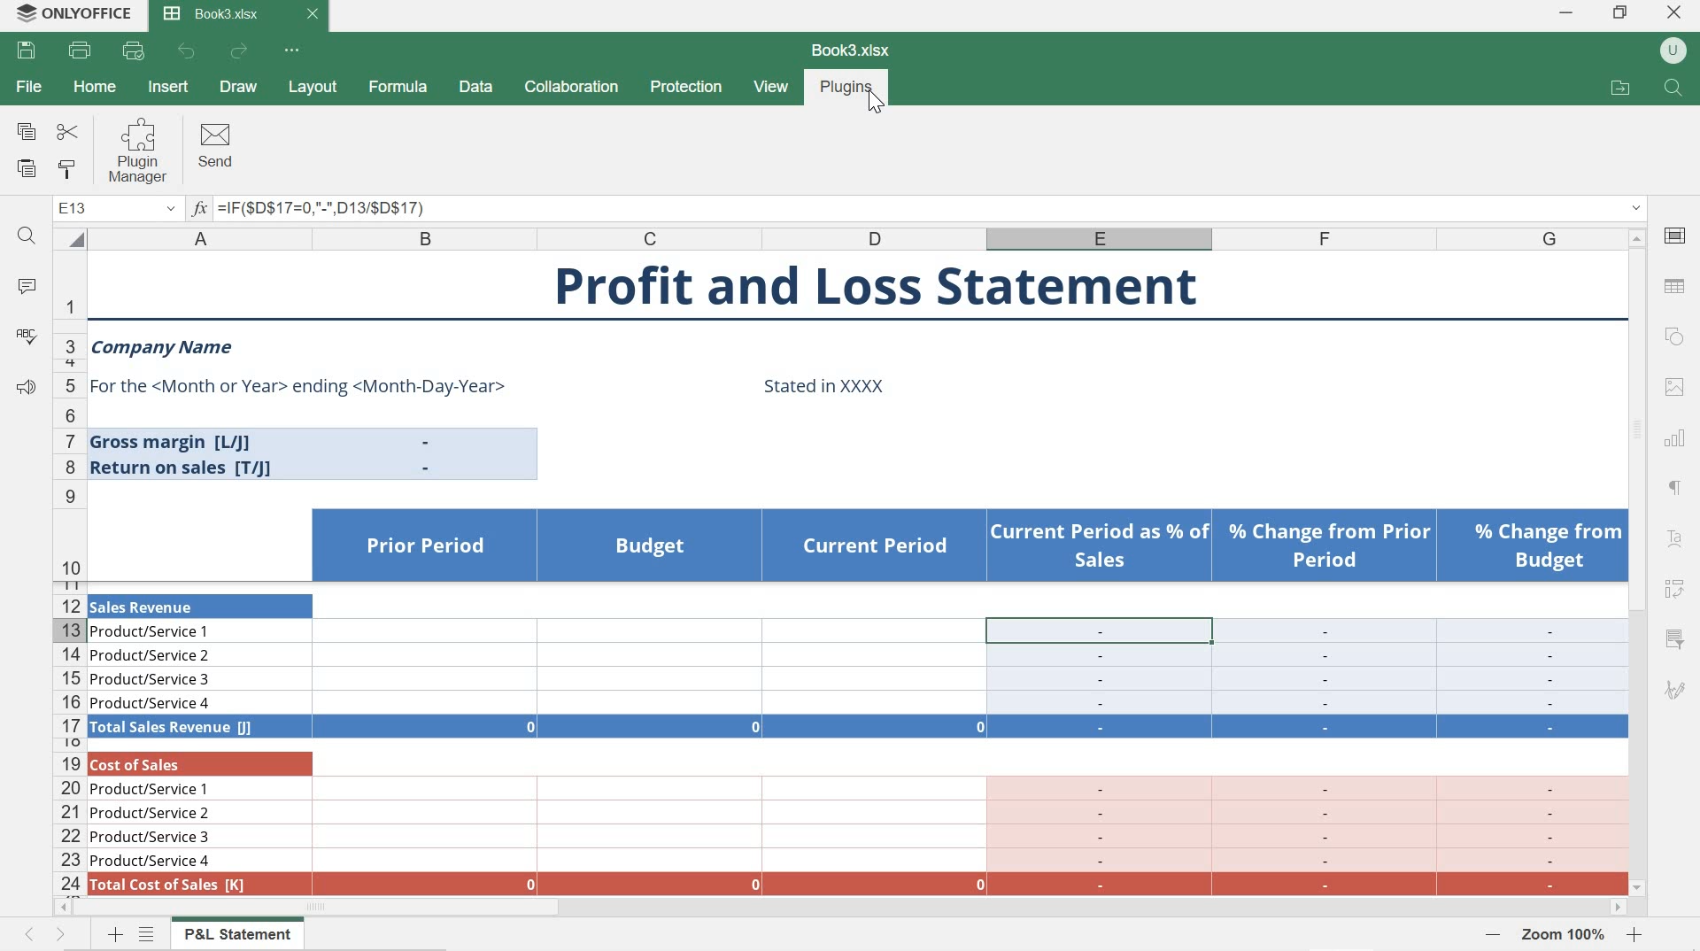 Image resolution: width=1700 pixels, height=951 pixels. Describe the element at coordinates (240, 89) in the screenshot. I see `draw` at that location.